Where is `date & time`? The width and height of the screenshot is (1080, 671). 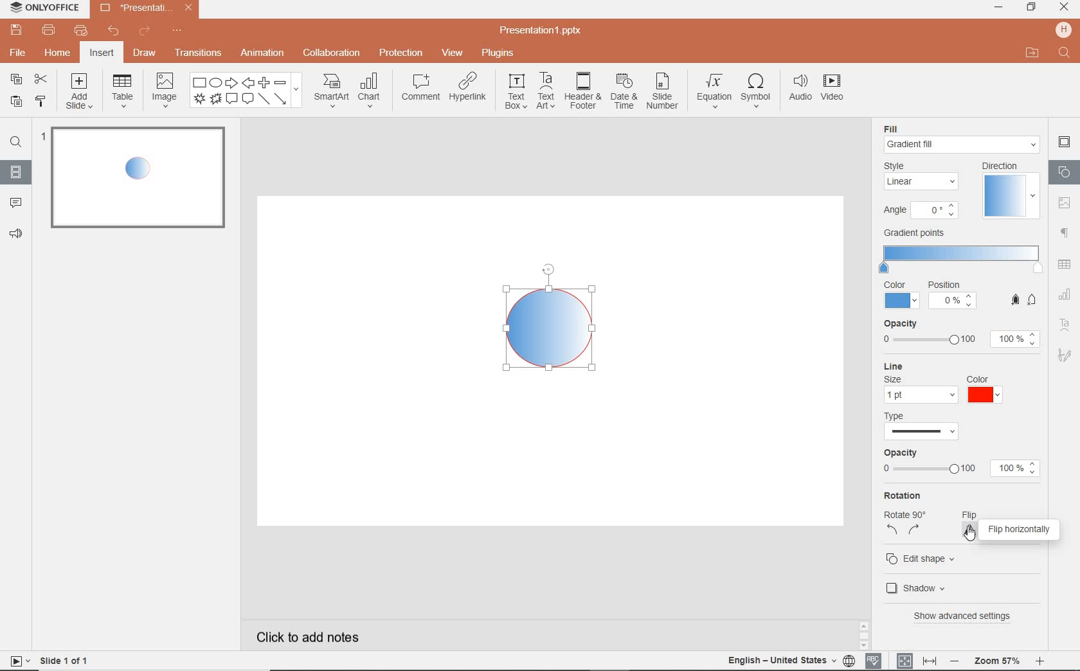 date & time is located at coordinates (624, 92).